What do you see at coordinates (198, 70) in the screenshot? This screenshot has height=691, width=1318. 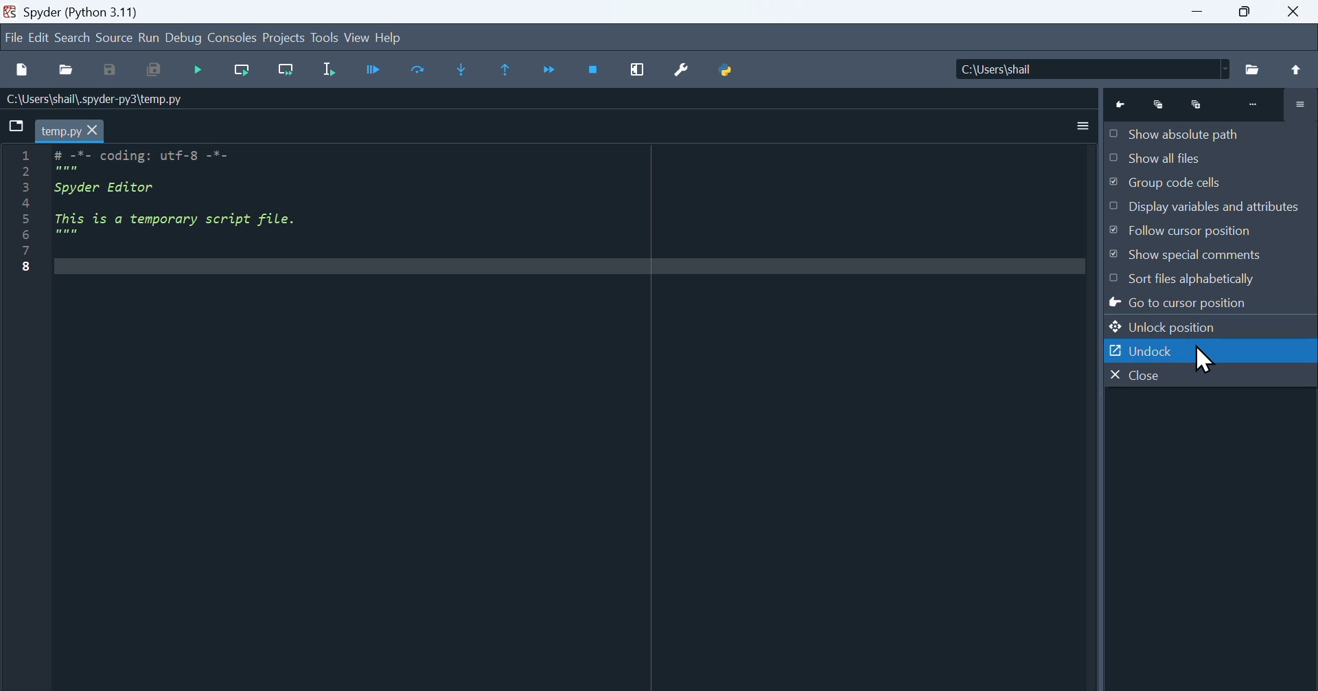 I see `Start debugging` at bounding box center [198, 70].